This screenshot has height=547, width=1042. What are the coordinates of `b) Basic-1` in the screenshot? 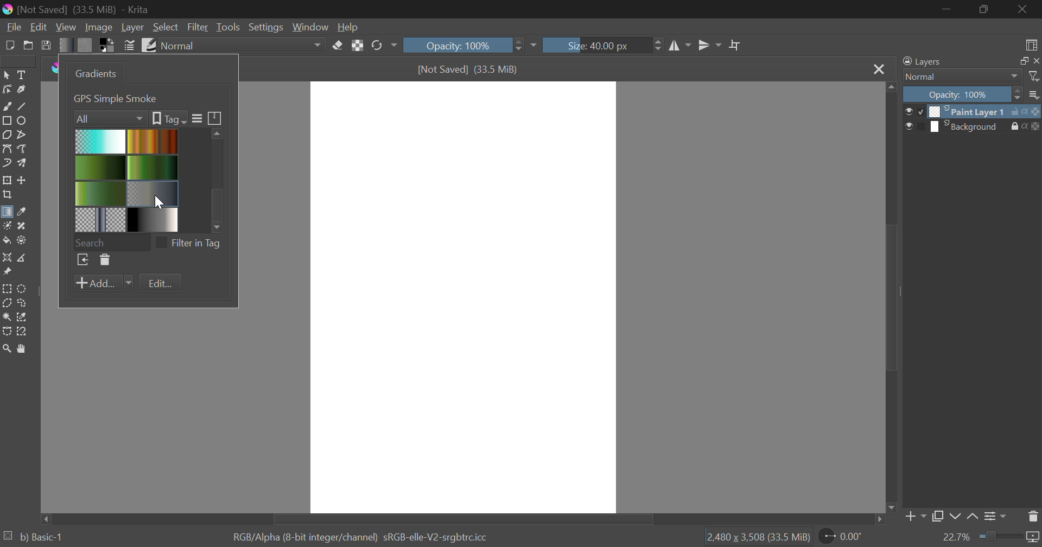 It's located at (34, 538).